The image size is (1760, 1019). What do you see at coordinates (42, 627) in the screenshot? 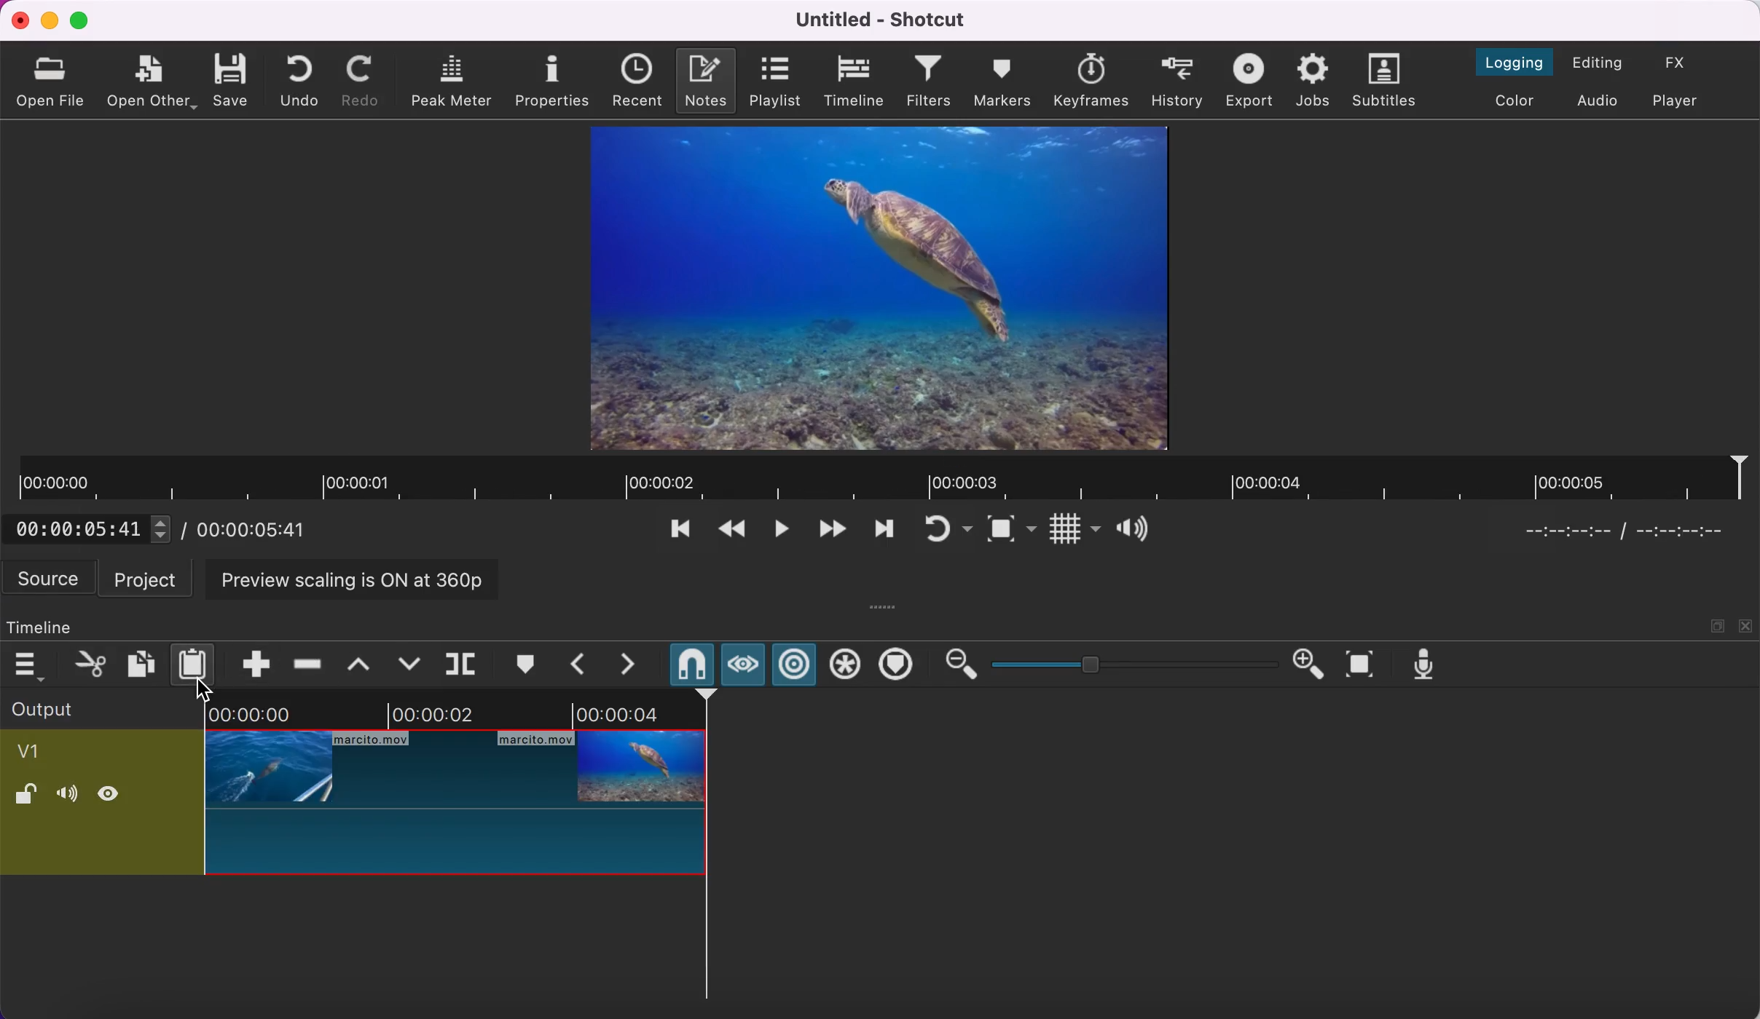
I see `timeline panel` at bounding box center [42, 627].